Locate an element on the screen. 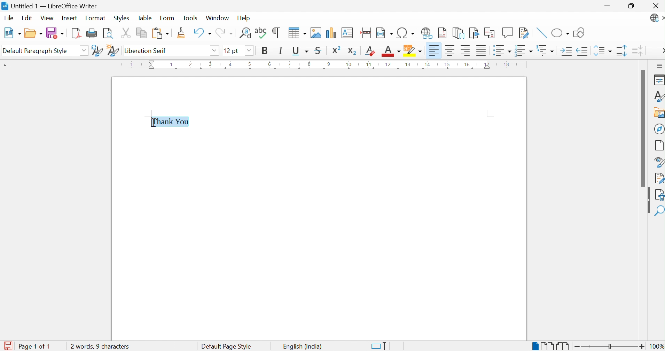  Untitled 1 - LibreOffice Writer  is located at coordinates (51, 6).